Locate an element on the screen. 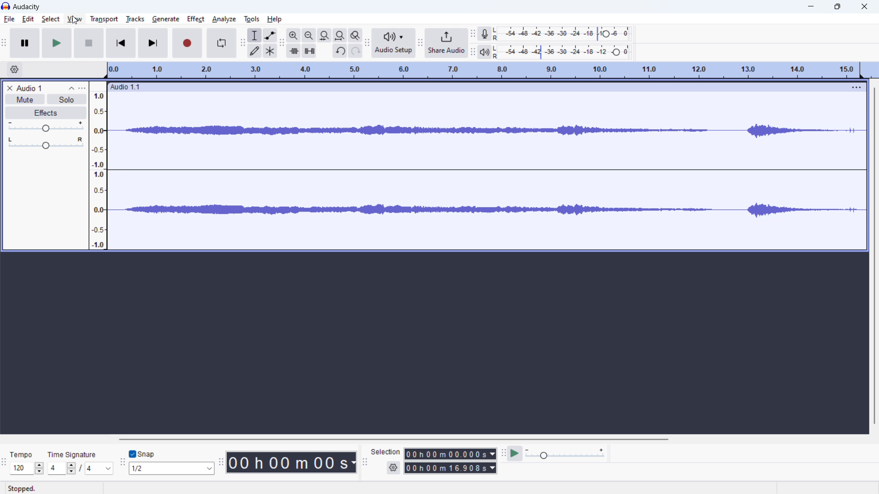 Image resolution: width=879 pixels, height=494 pixels. fit project to width is located at coordinates (340, 35).